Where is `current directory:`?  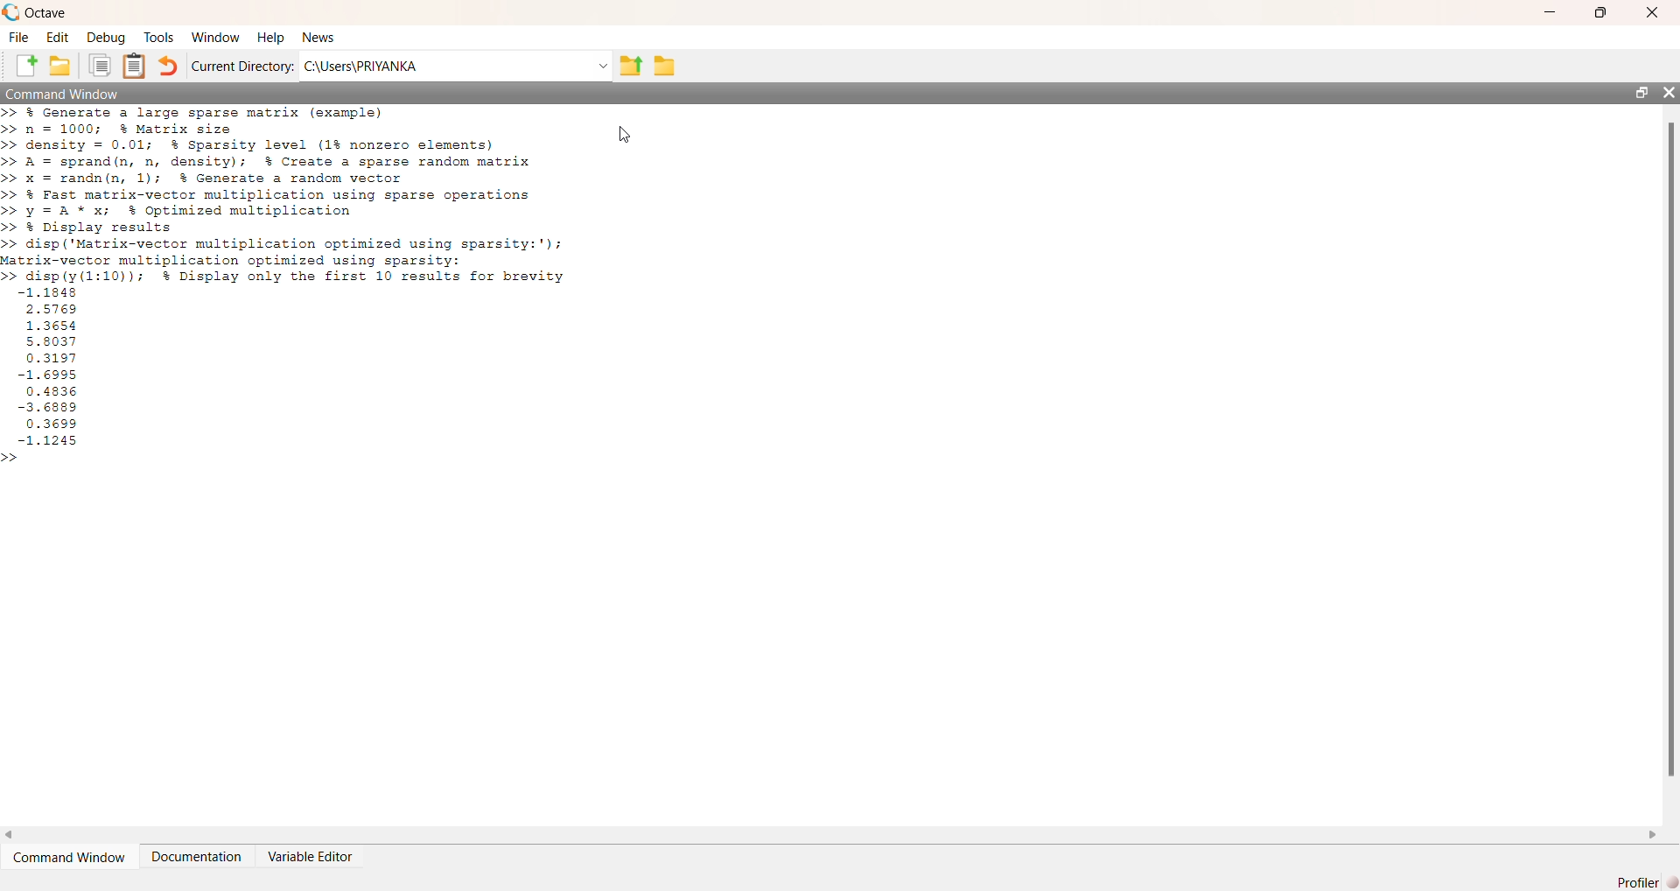 current directory: is located at coordinates (244, 67).